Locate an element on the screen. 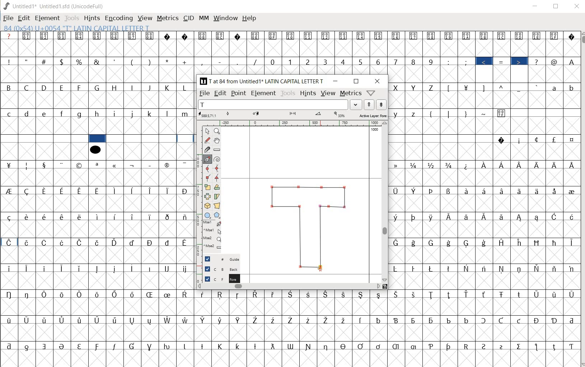 Image resolution: width=585 pixels, height=367 pixels. pen tool cursor is located at coordinates (319, 269).